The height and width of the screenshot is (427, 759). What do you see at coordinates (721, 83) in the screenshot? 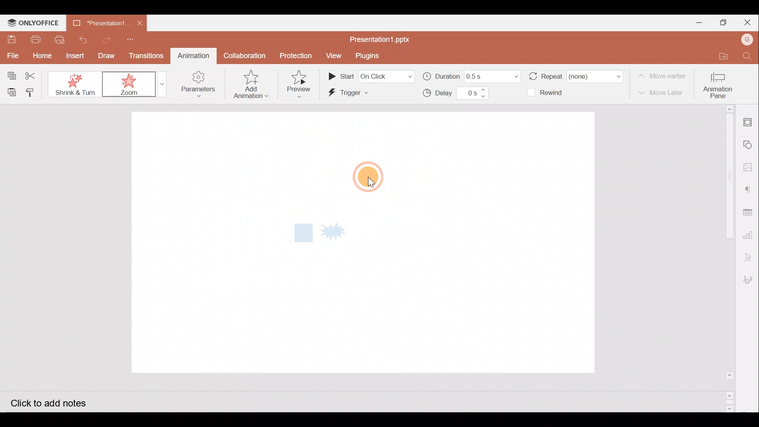
I see `Animation pane` at bounding box center [721, 83].